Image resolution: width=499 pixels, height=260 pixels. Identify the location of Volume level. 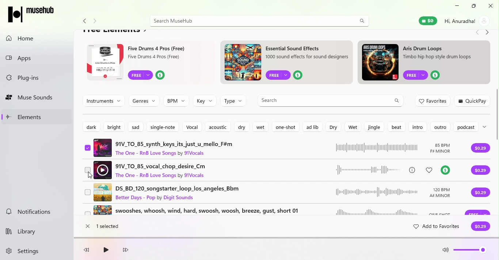
(471, 252).